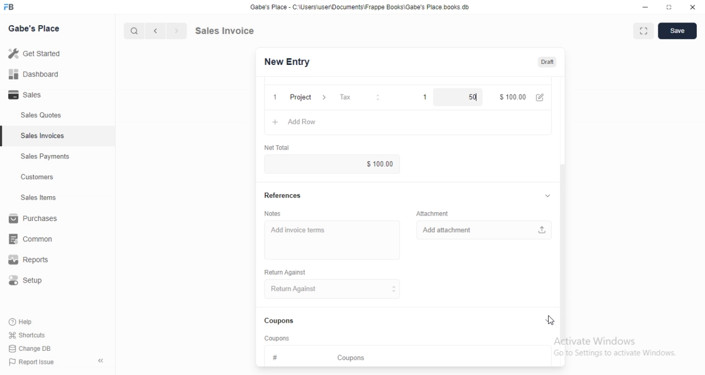 The image size is (705, 375). Describe the element at coordinates (307, 96) in the screenshot. I see `Project` at that location.